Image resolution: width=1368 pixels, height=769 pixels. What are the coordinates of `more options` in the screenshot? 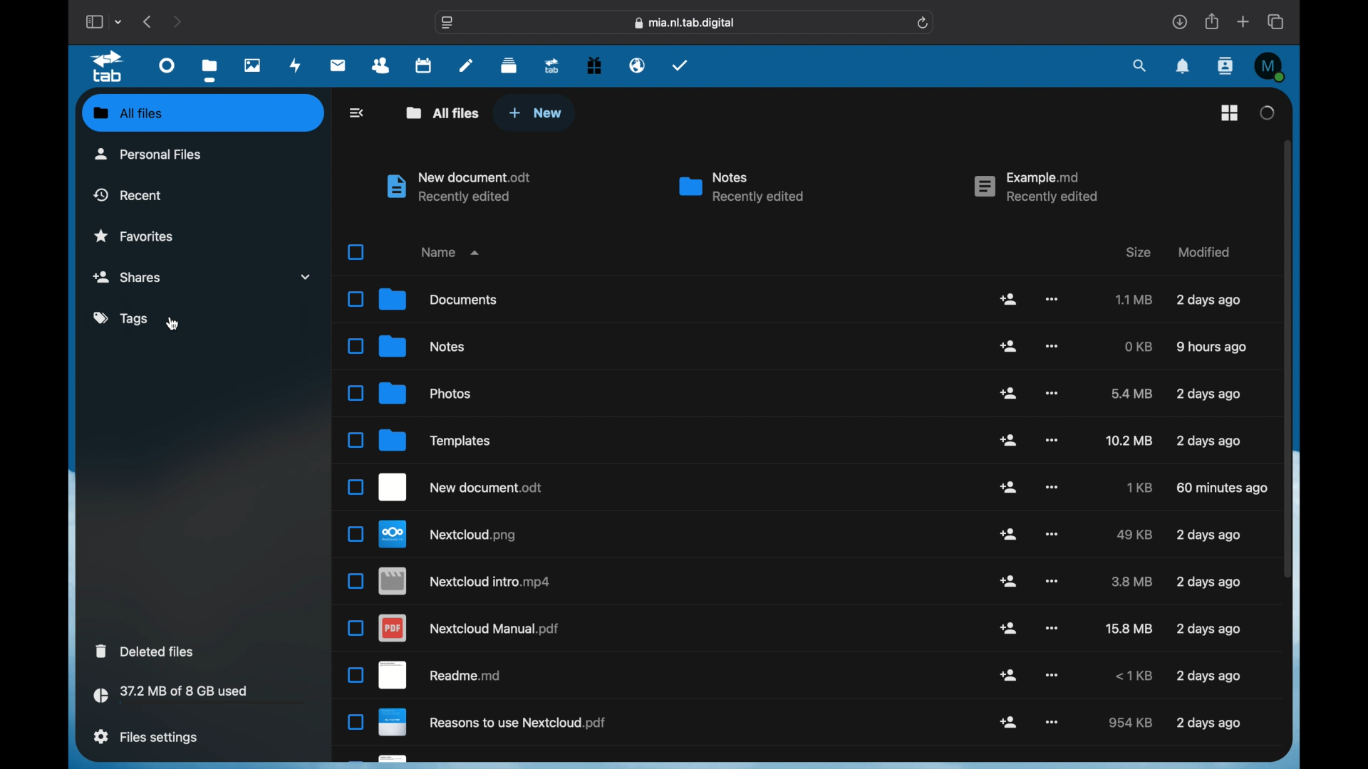 It's located at (1052, 674).